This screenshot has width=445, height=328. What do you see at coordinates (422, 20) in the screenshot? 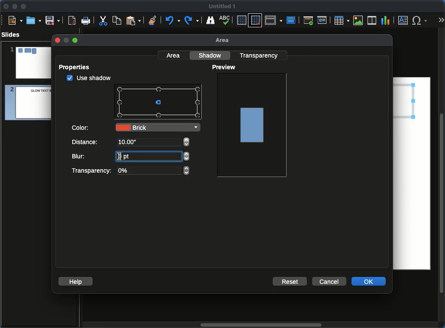
I see `Special characters` at bounding box center [422, 20].